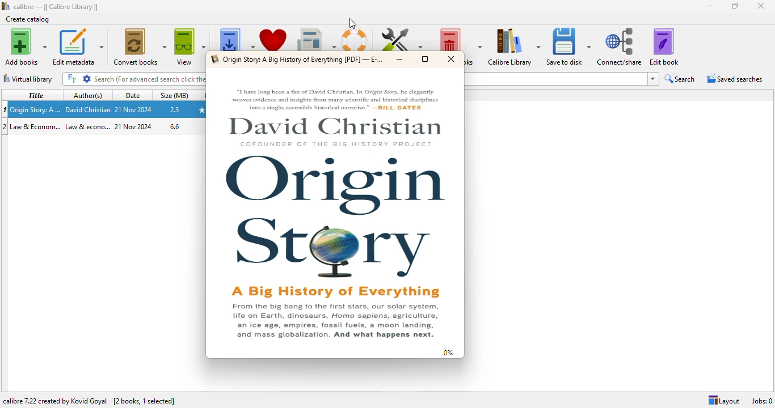  Describe the element at coordinates (200, 110) in the screenshot. I see `ratings` at that location.